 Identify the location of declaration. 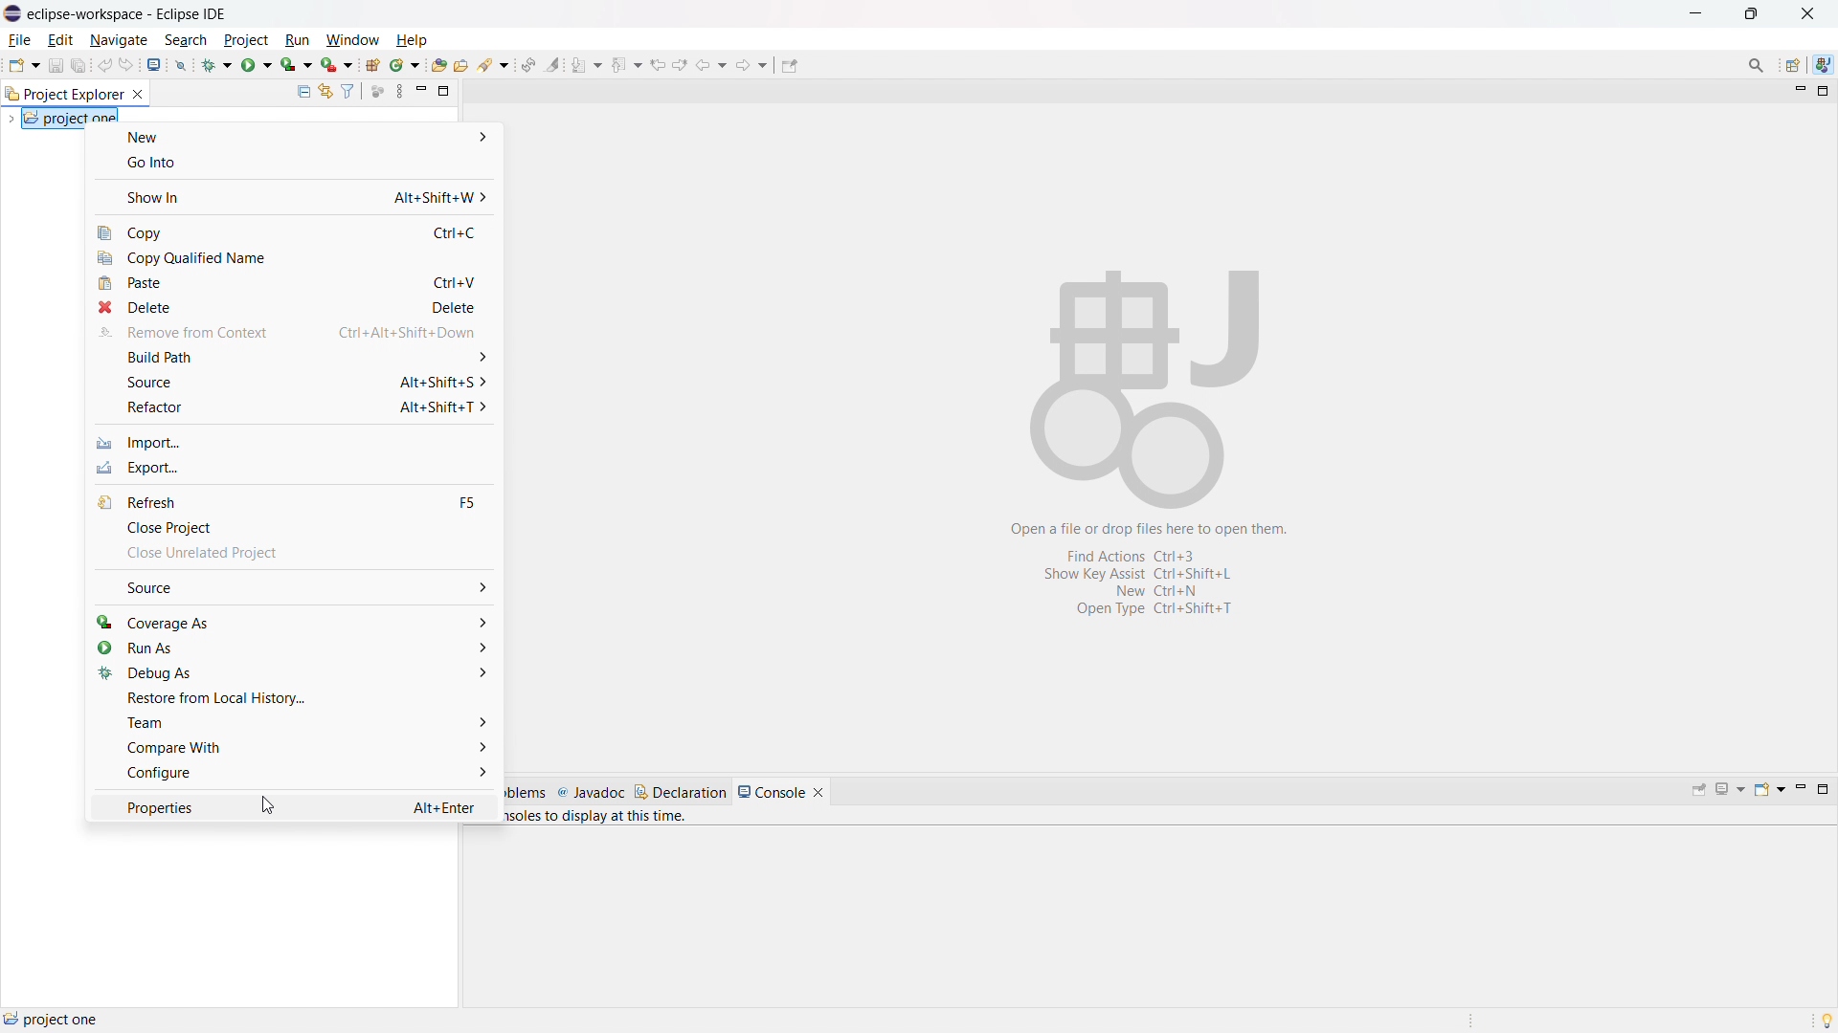
(681, 792).